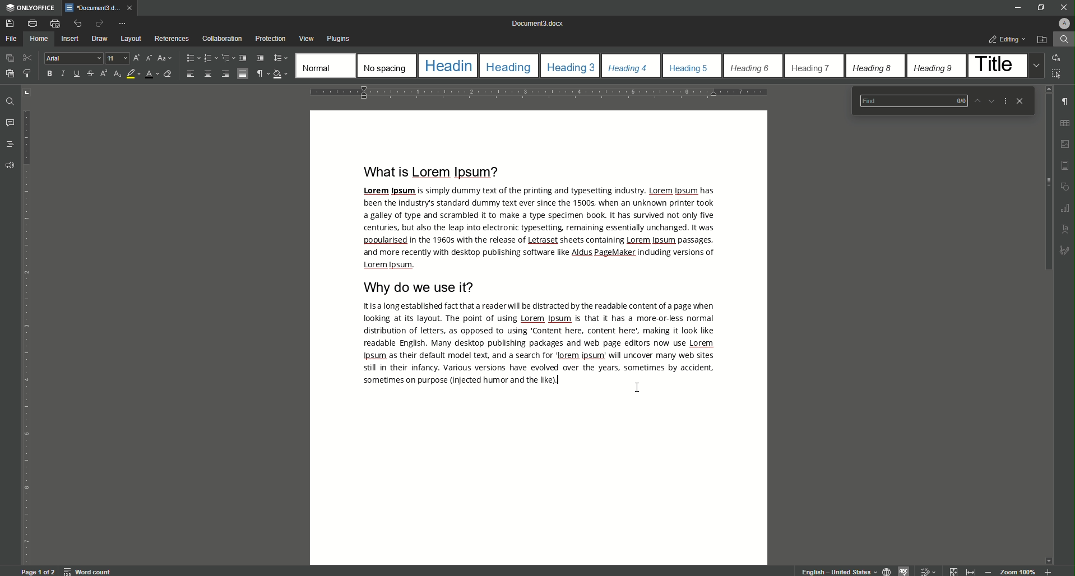 The width and height of the screenshot is (1075, 576). Describe the element at coordinates (1013, 7) in the screenshot. I see `Minimize` at that location.